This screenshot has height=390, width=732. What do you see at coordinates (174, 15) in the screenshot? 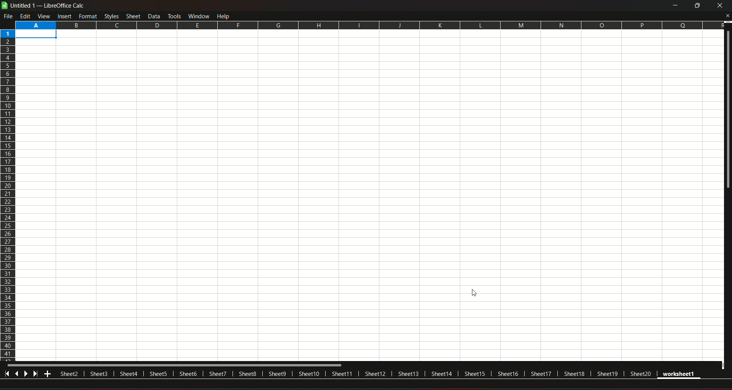
I see `Tools` at bounding box center [174, 15].